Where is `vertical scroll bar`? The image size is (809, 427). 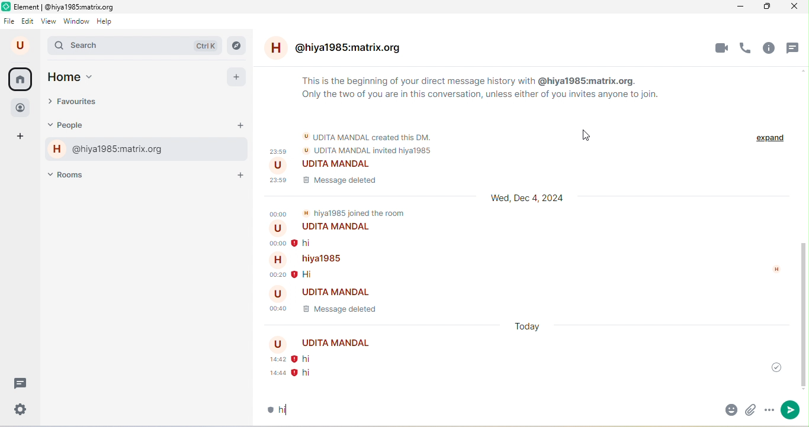
vertical scroll bar is located at coordinates (802, 315).